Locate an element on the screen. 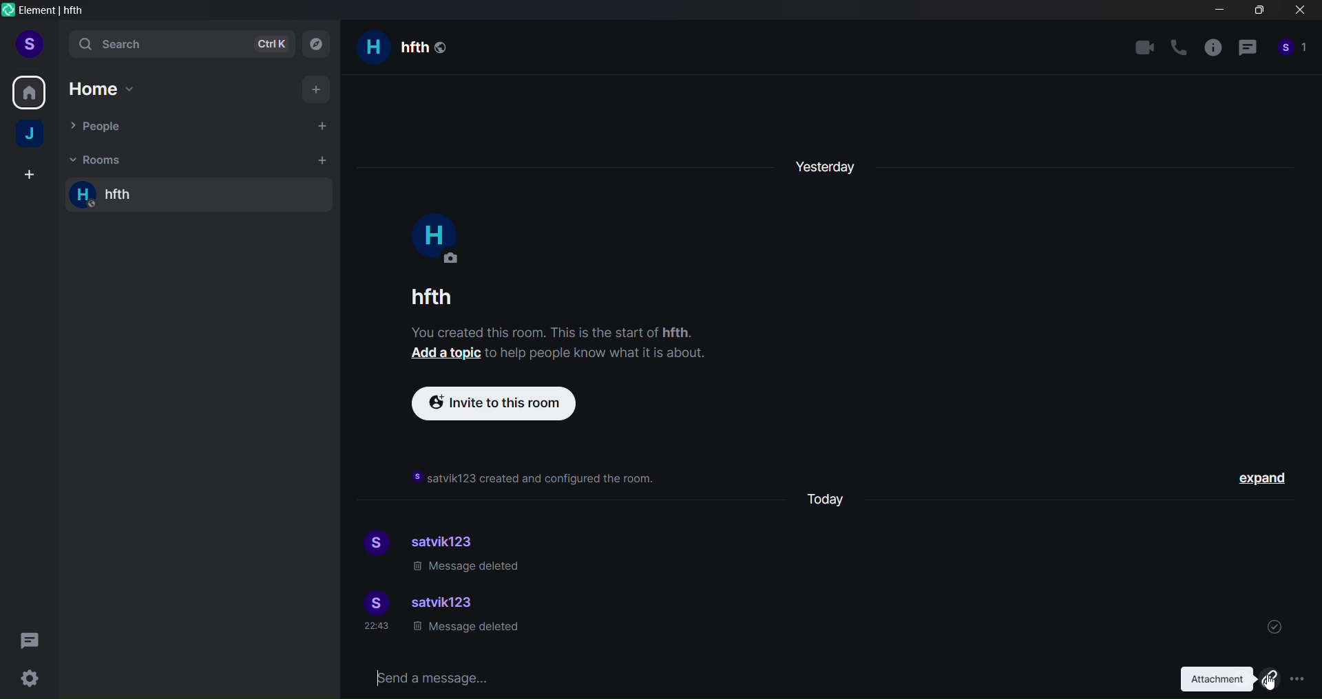 This screenshot has width=1322, height=699. threads is located at coordinates (32, 636).